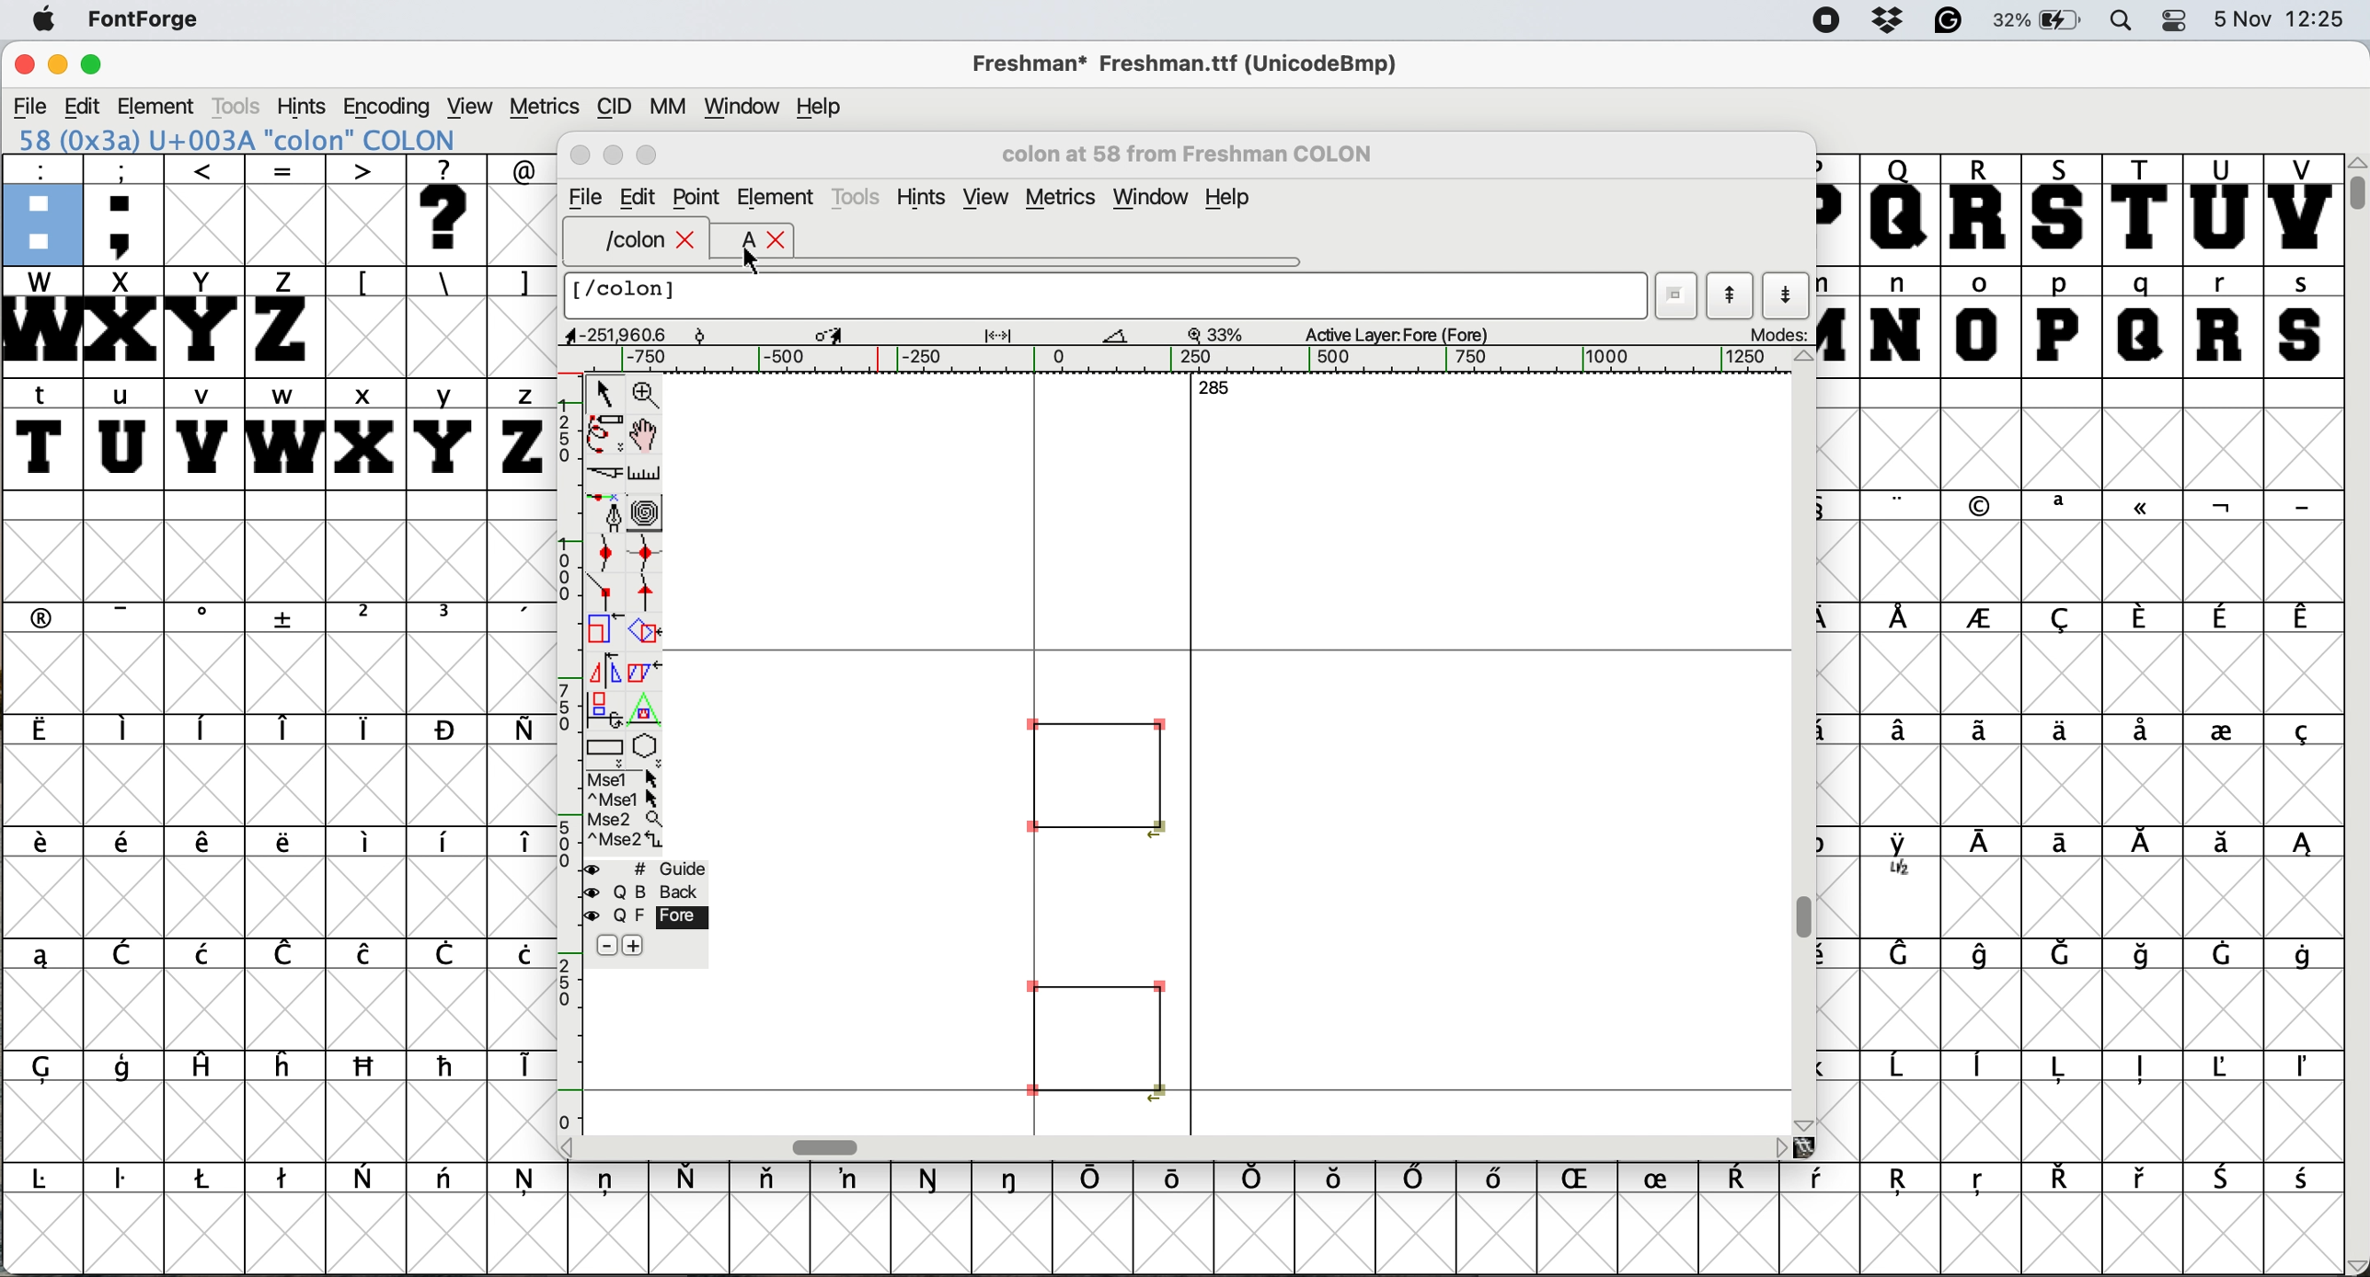 This screenshot has width=2370, height=1277. I want to click on select, so click(601, 393).